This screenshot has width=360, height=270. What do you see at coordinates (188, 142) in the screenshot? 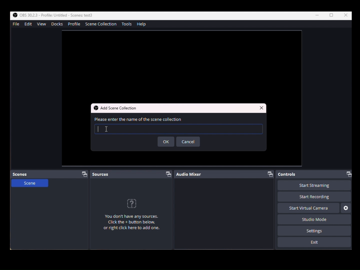
I see `Cancel` at bounding box center [188, 142].